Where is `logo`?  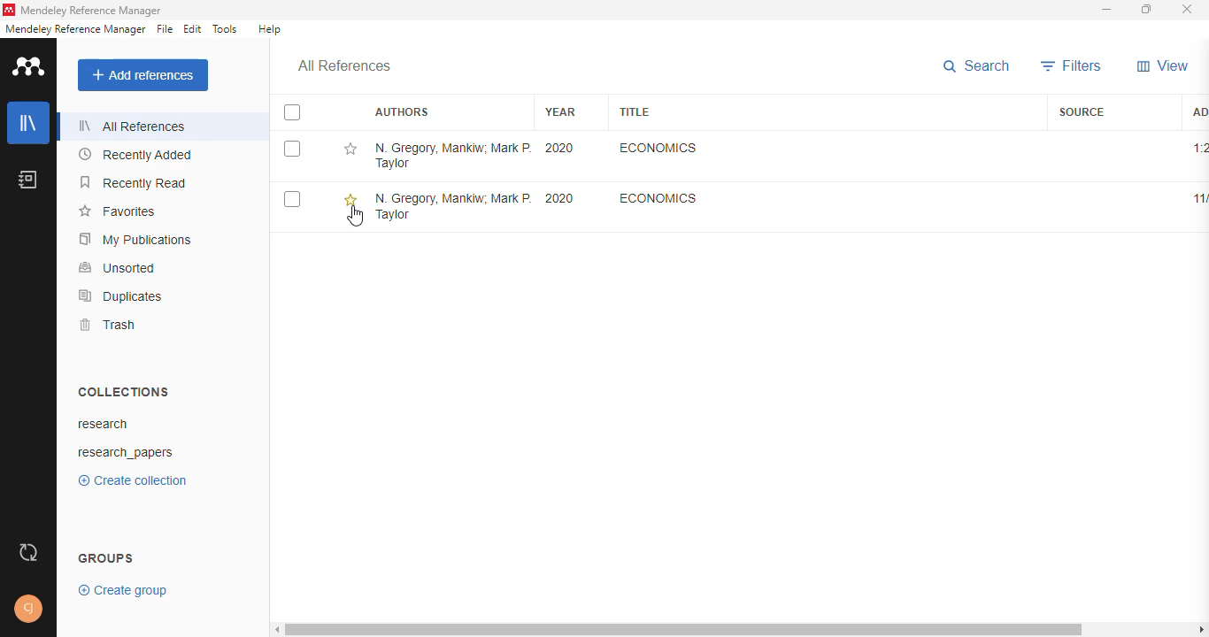
logo is located at coordinates (28, 66).